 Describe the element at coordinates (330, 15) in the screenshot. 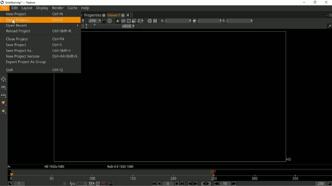

I see `Close` at that location.